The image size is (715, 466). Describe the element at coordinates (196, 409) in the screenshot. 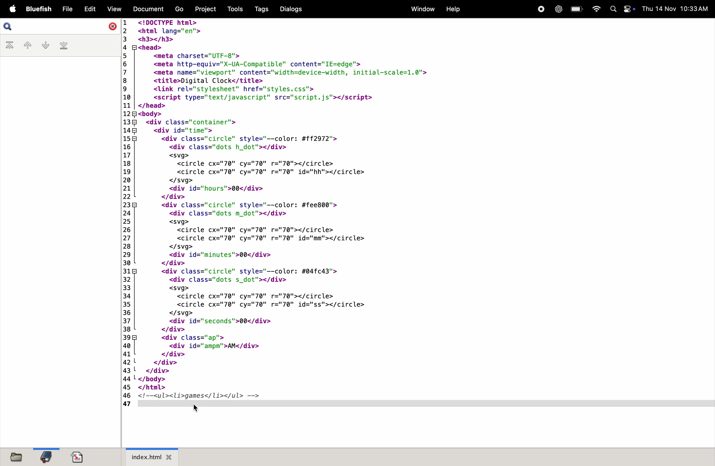

I see `cursor` at that location.